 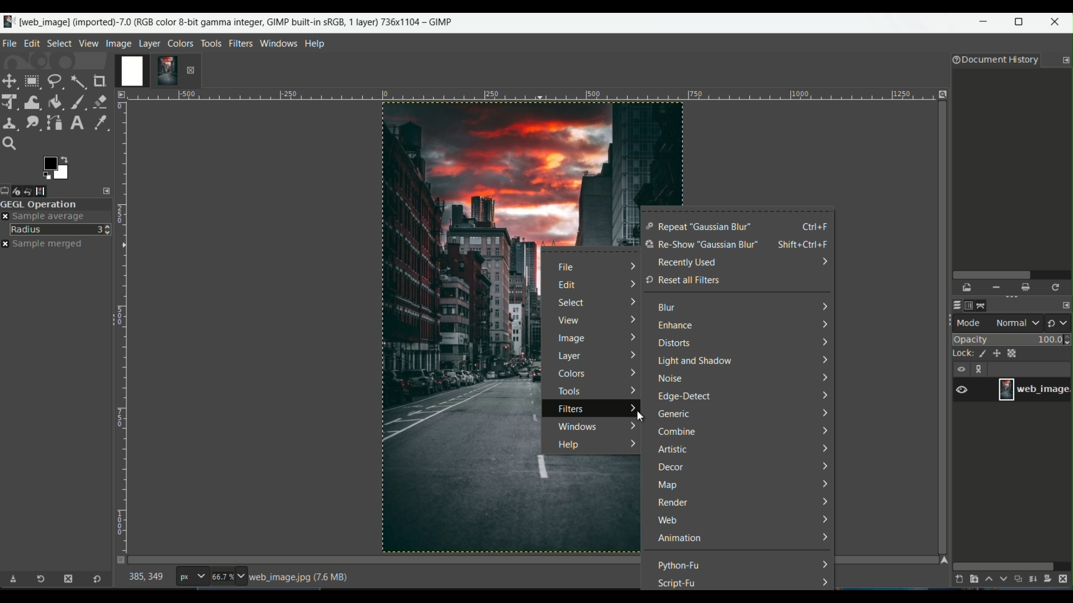 What do you see at coordinates (121, 320) in the screenshot?
I see `length measuring layer` at bounding box center [121, 320].